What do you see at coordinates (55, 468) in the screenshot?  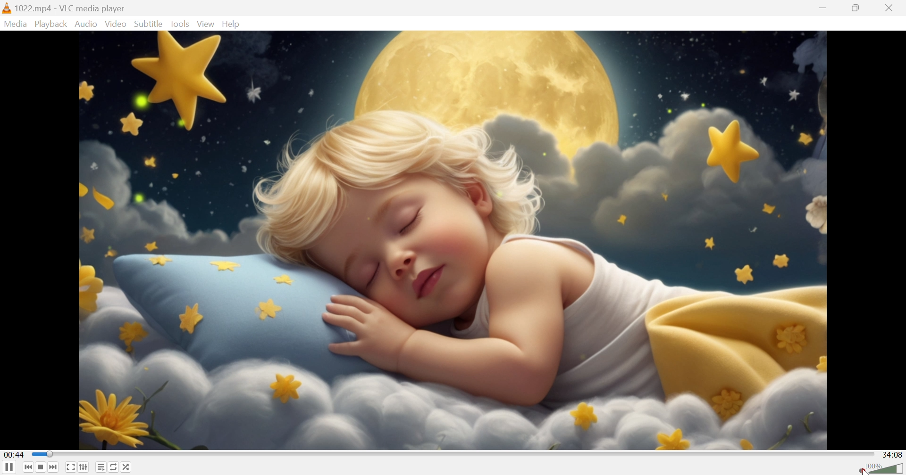 I see `Next media in the playlist, skip forward when held` at bounding box center [55, 468].